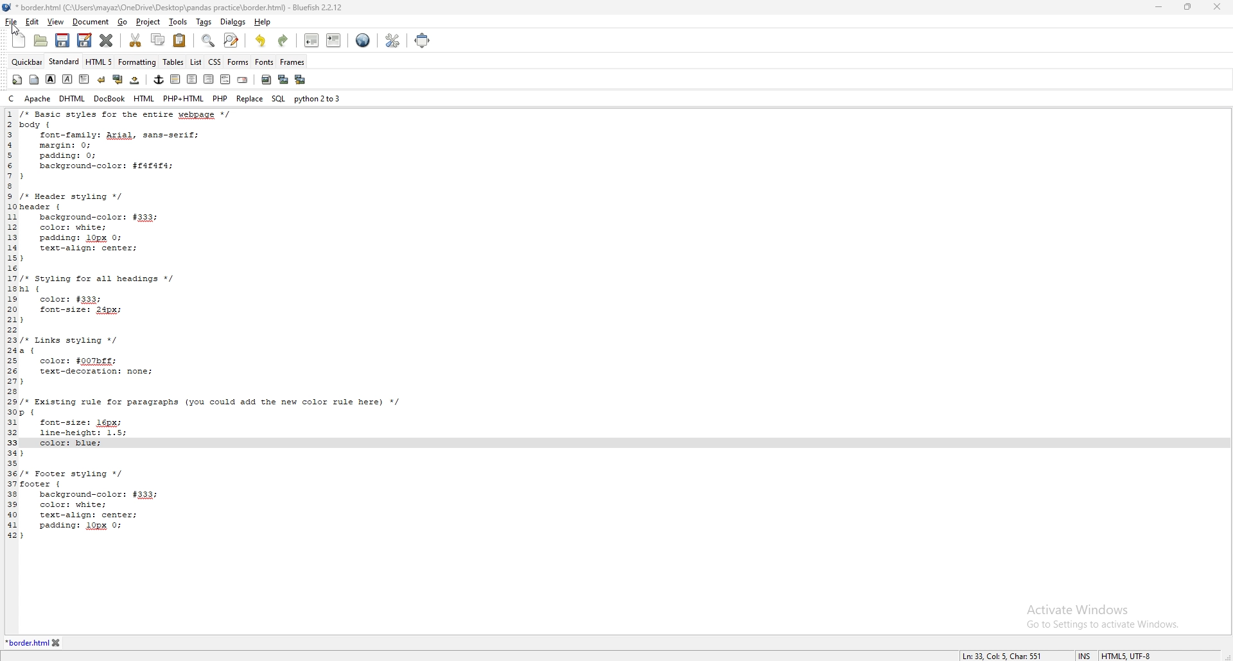  What do you see at coordinates (174, 62) in the screenshot?
I see `tables` at bounding box center [174, 62].